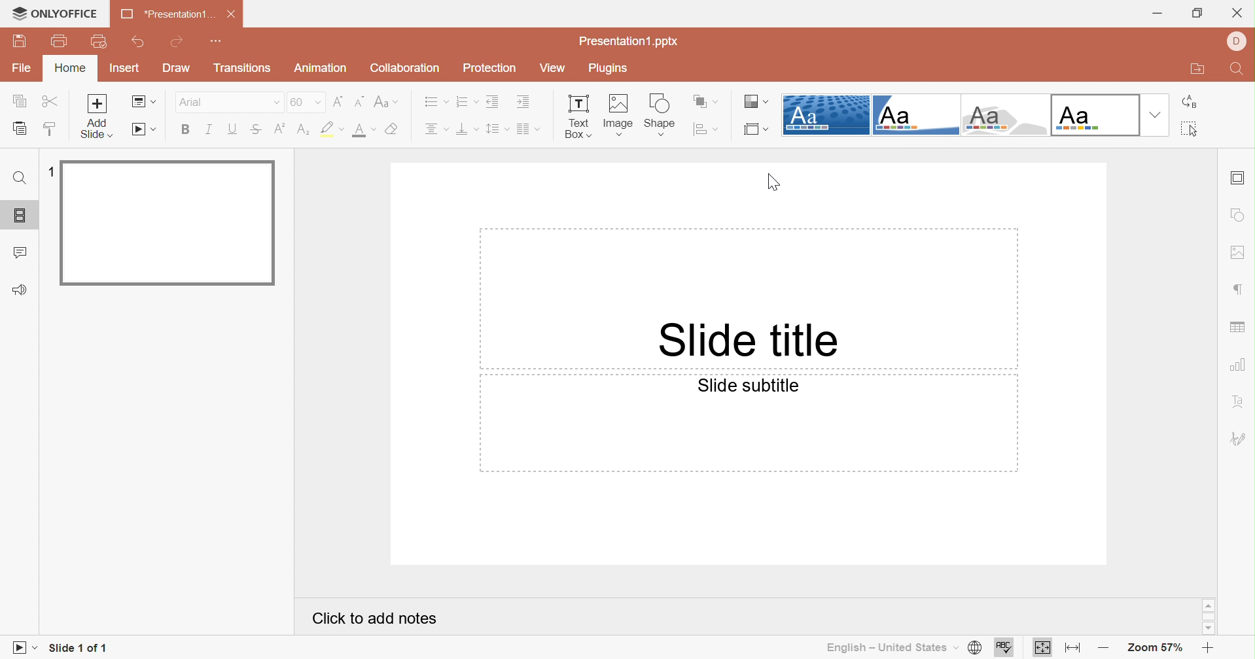 Image resolution: width=1255 pixels, height=659 pixels. Describe the element at coordinates (1199, 14) in the screenshot. I see `Restore down` at that location.